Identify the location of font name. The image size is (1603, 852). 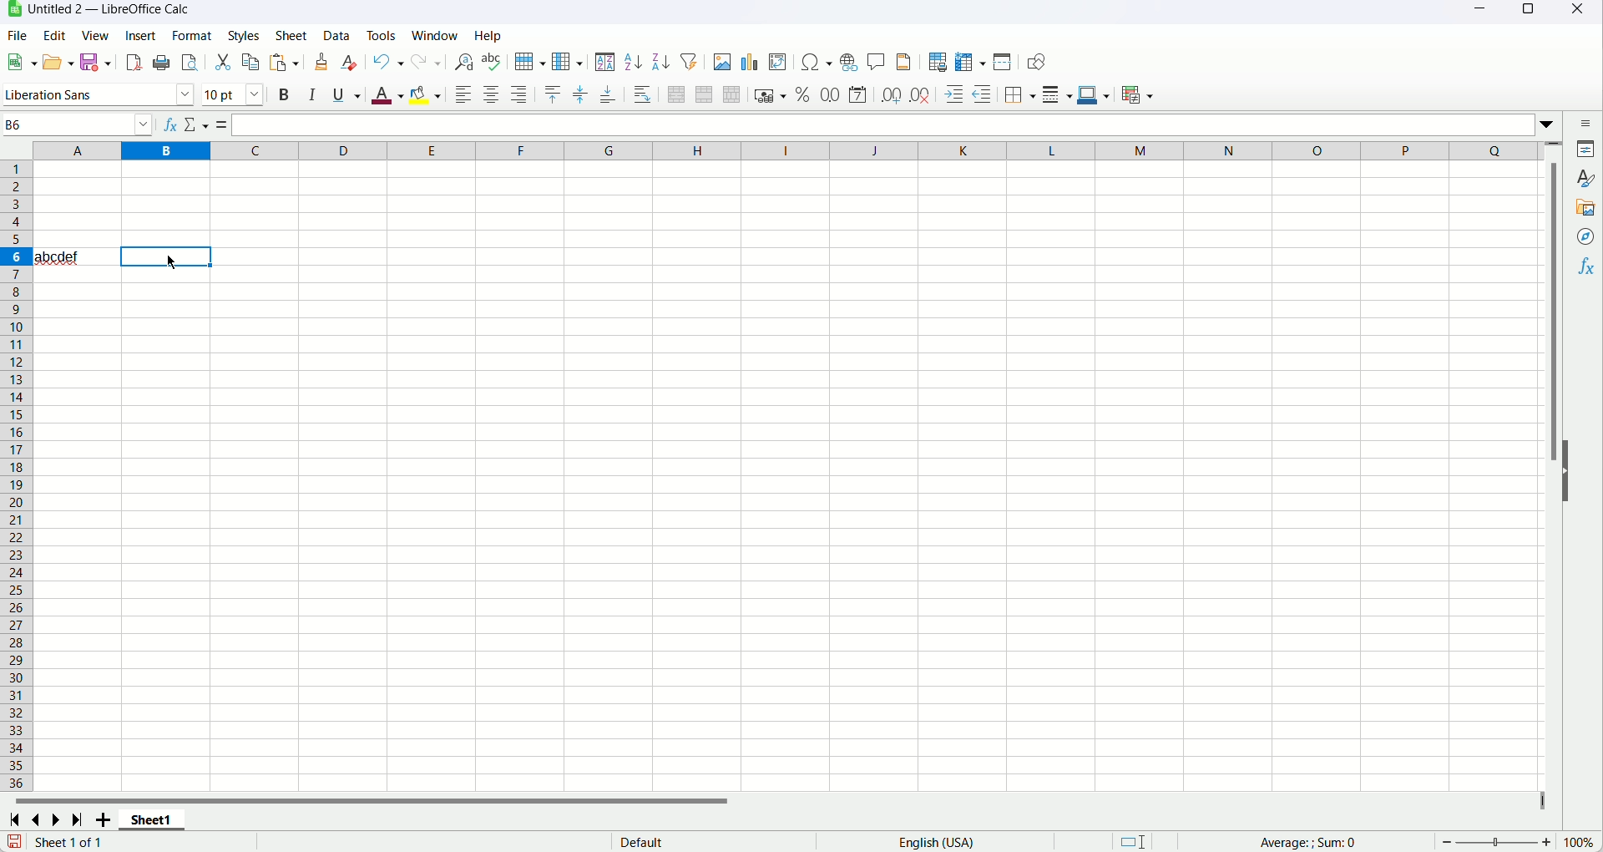
(97, 94).